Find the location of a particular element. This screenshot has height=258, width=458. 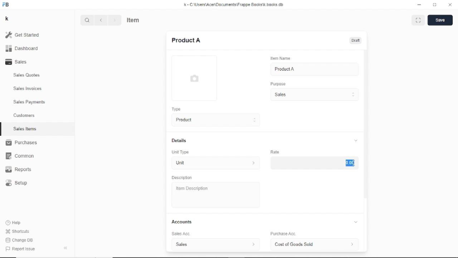

Product is located at coordinates (214, 120).